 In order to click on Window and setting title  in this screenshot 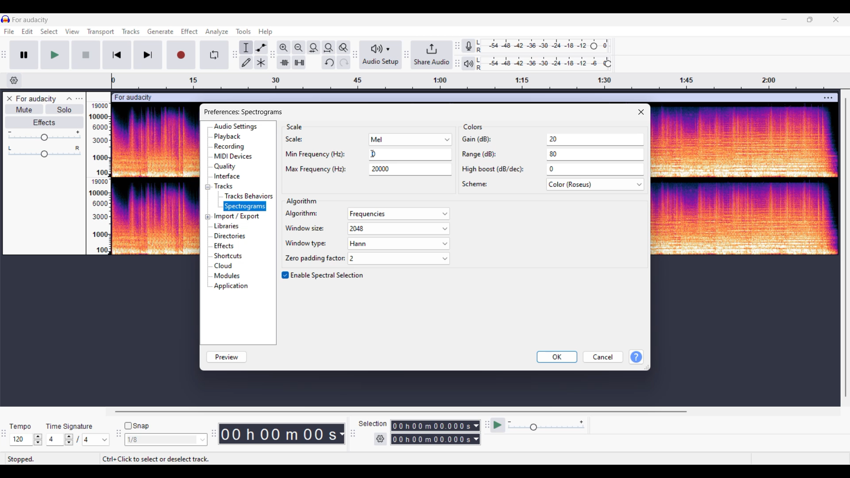, I will do `click(243, 111)`.